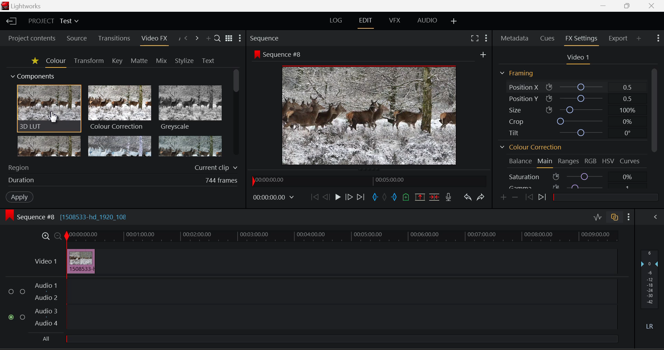  Describe the element at coordinates (208, 37) in the screenshot. I see `Add Panel` at that location.